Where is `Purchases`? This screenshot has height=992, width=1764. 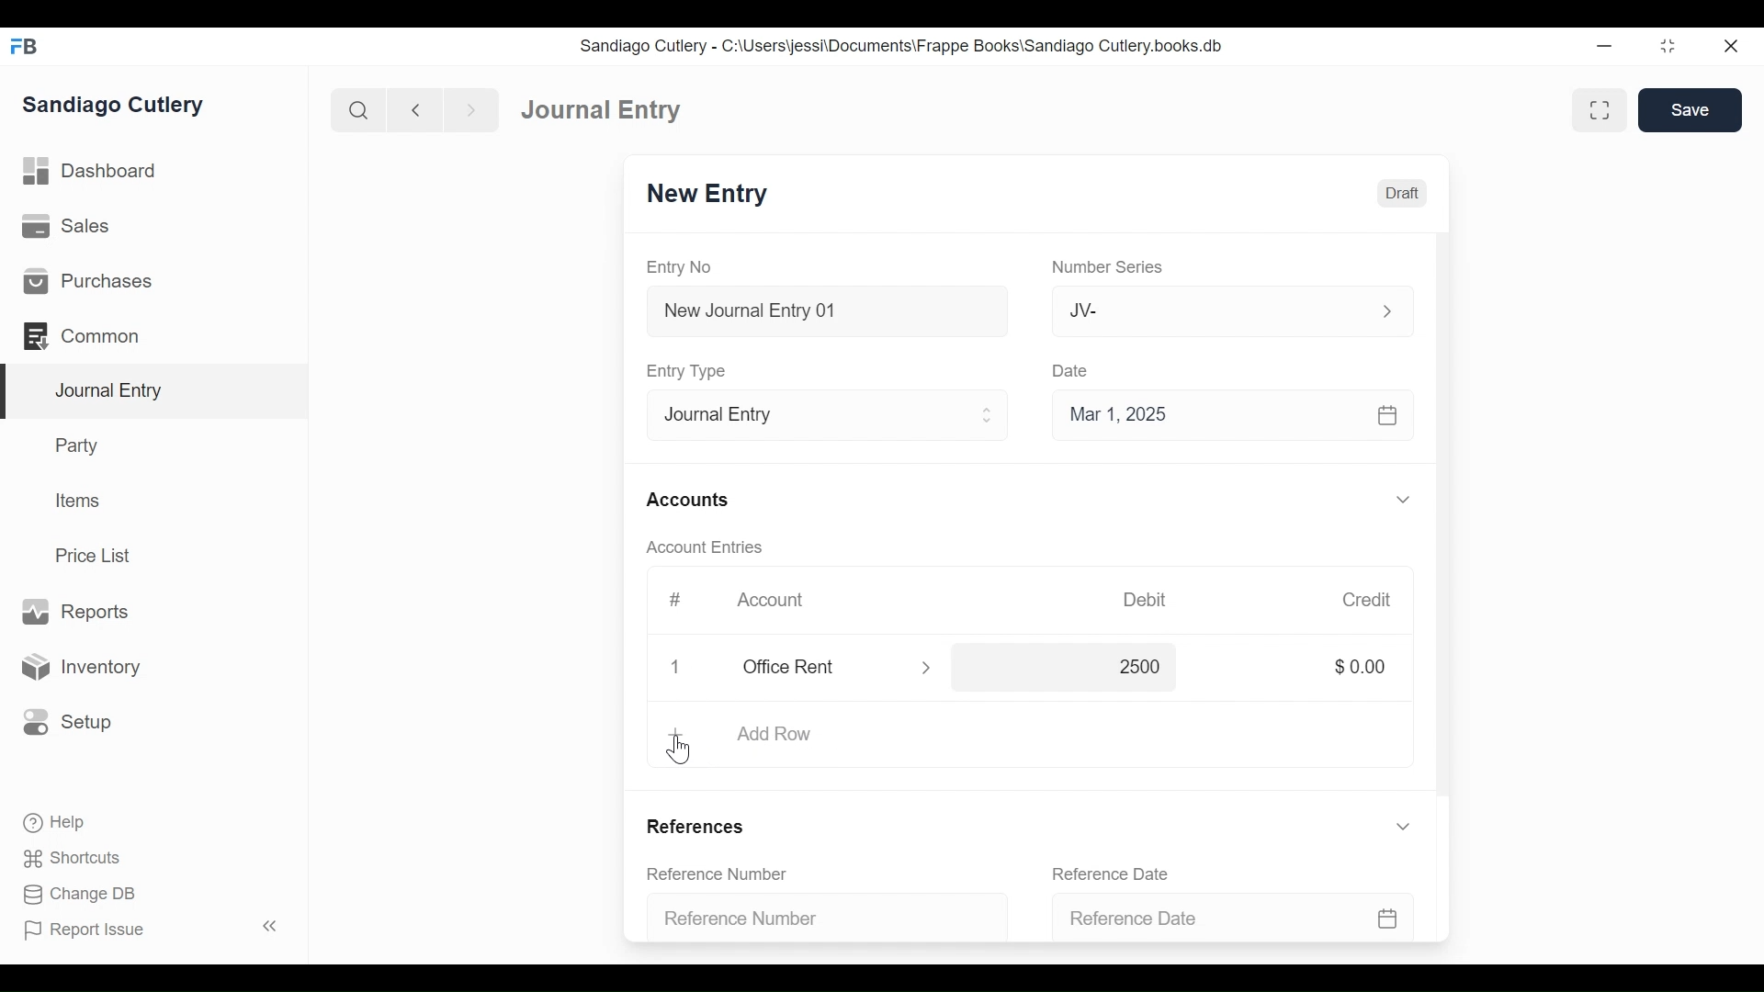
Purchases is located at coordinates (153, 279).